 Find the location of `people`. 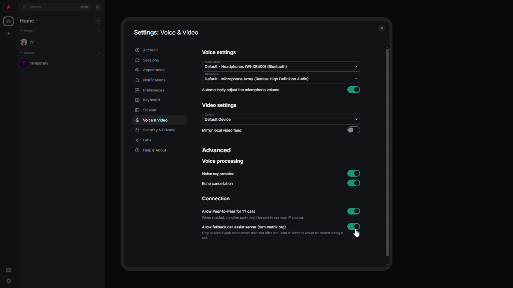

people is located at coordinates (29, 31).